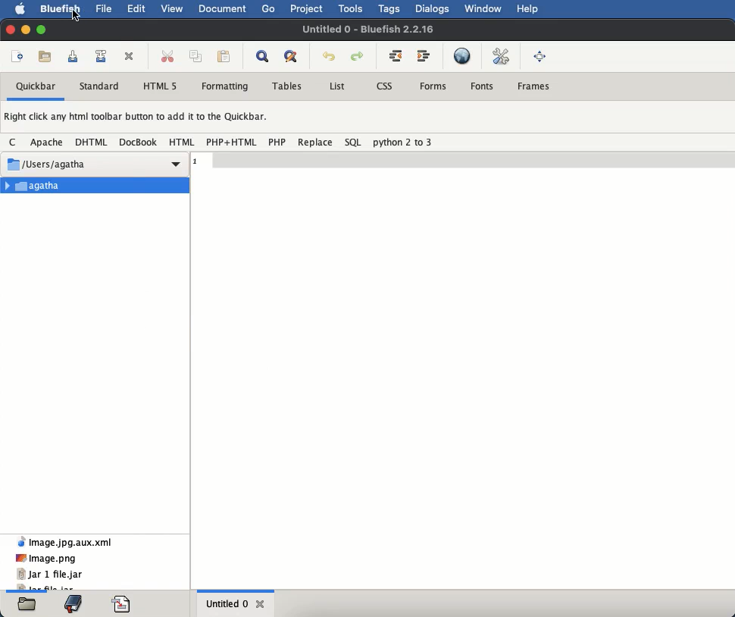 The height and width of the screenshot is (617, 735). What do you see at coordinates (123, 604) in the screenshot?
I see `code` at bounding box center [123, 604].